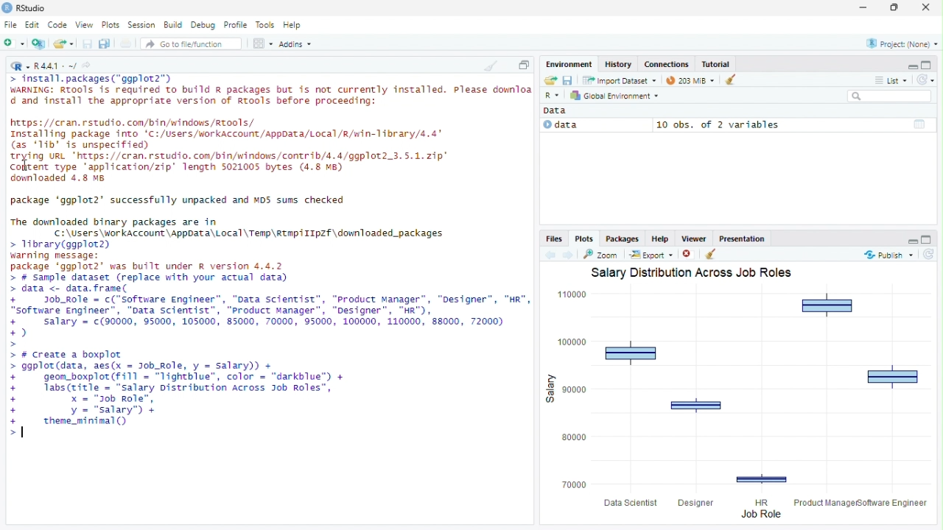  I want to click on Plots, so click(113, 24).